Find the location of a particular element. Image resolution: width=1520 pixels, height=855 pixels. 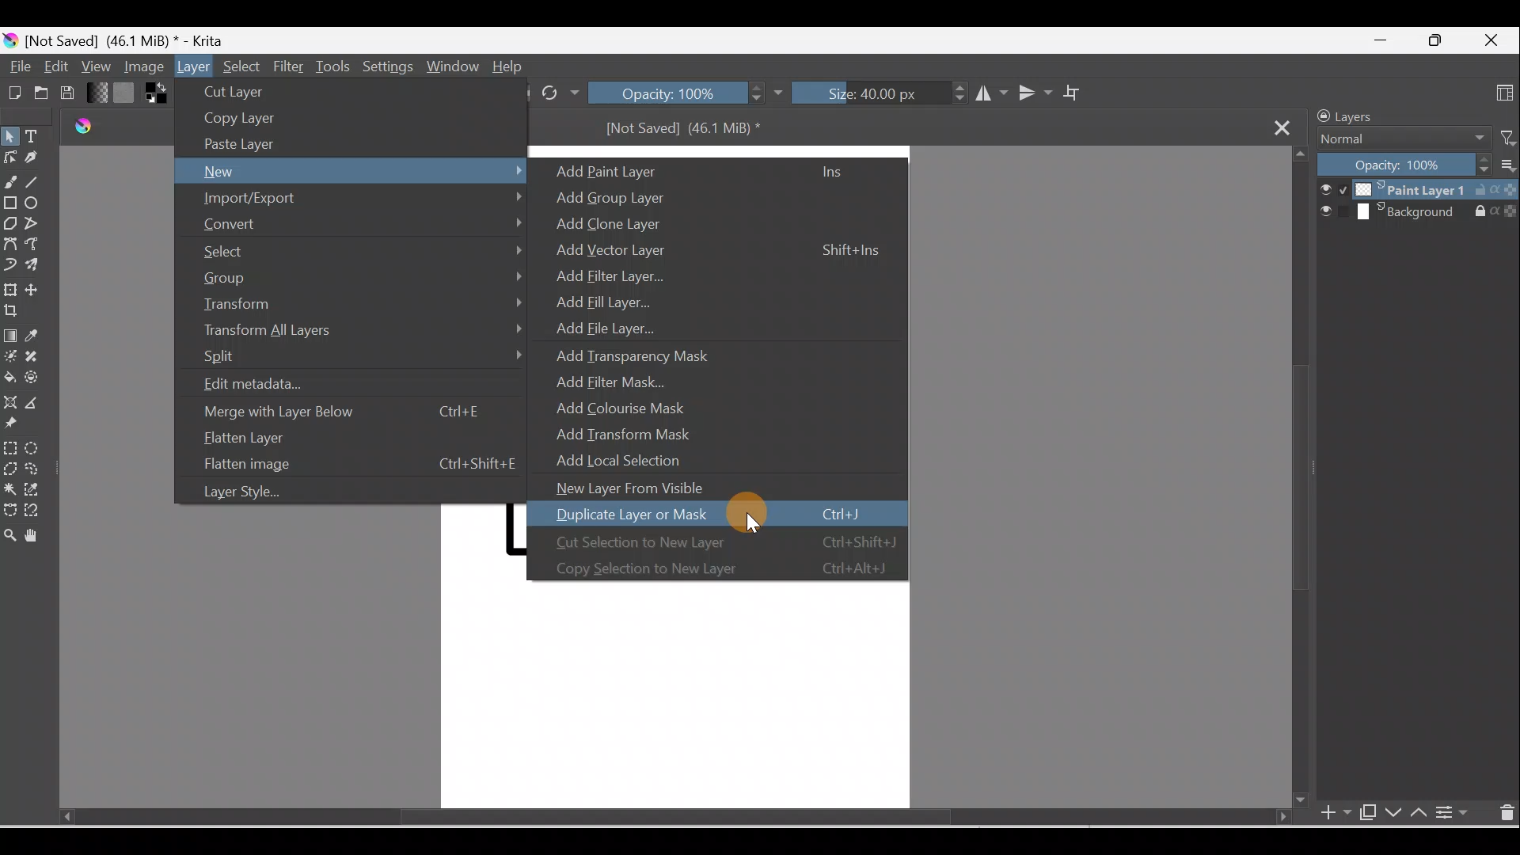

Fill gradients is located at coordinates (98, 93).